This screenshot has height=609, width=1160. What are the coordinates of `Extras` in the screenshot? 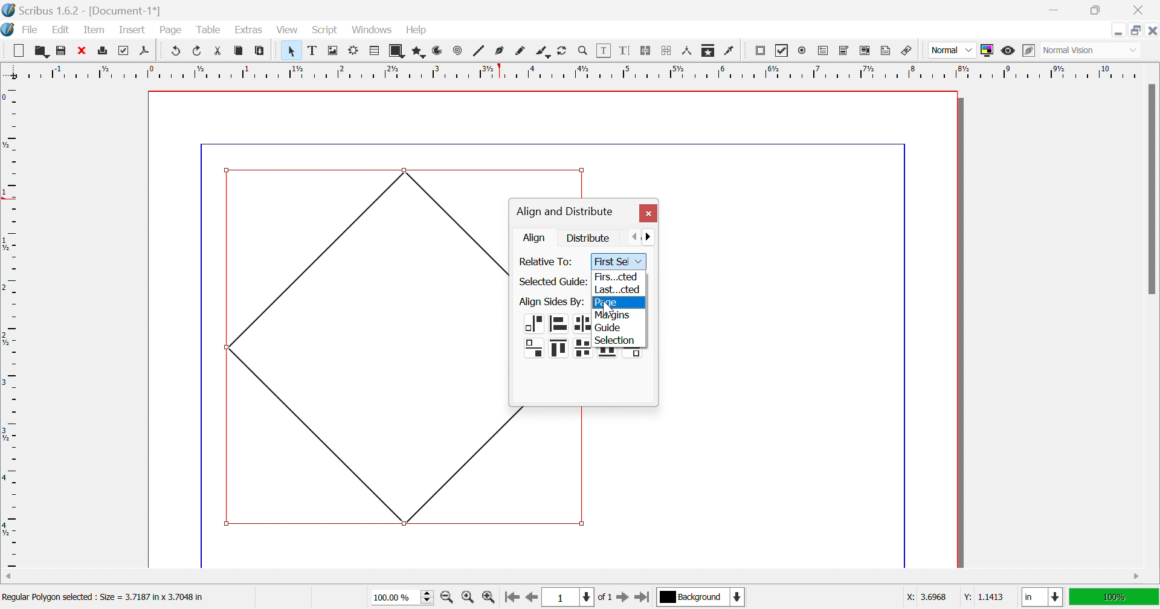 It's located at (249, 30).